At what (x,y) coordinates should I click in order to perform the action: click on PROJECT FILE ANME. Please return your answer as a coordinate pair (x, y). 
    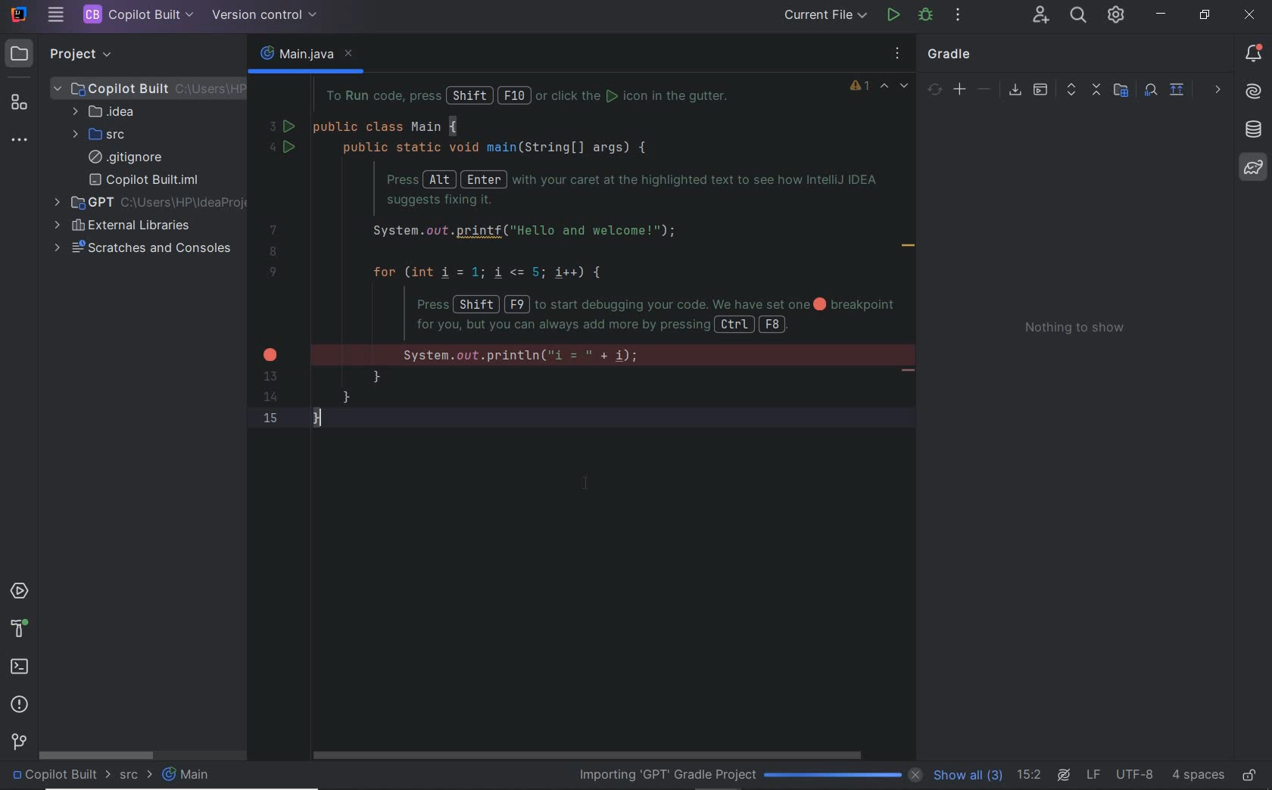
    Looking at the image, I should click on (148, 88).